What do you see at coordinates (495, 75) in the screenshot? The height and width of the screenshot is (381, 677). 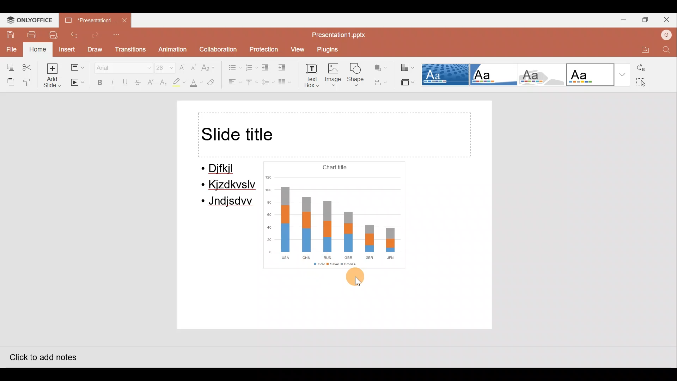 I see `Theme 2` at bounding box center [495, 75].